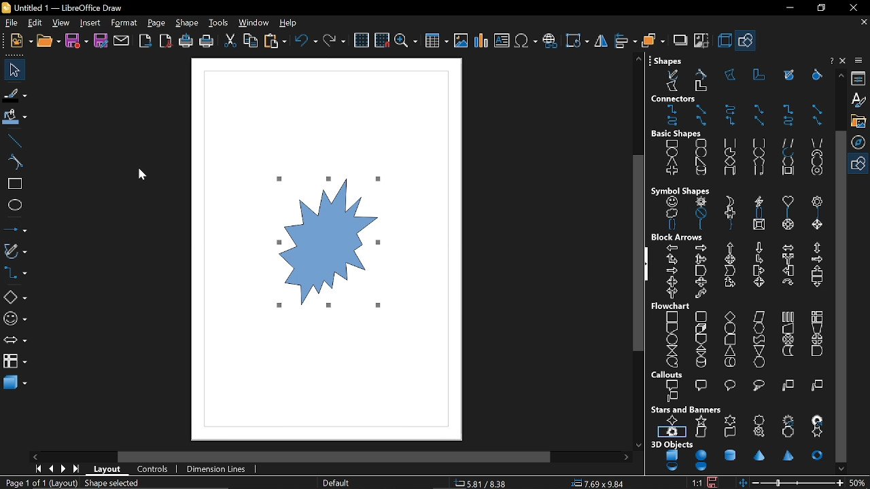 This screenshot has width=870, height=489. I want to click on snap to grid, so click(381, 41).